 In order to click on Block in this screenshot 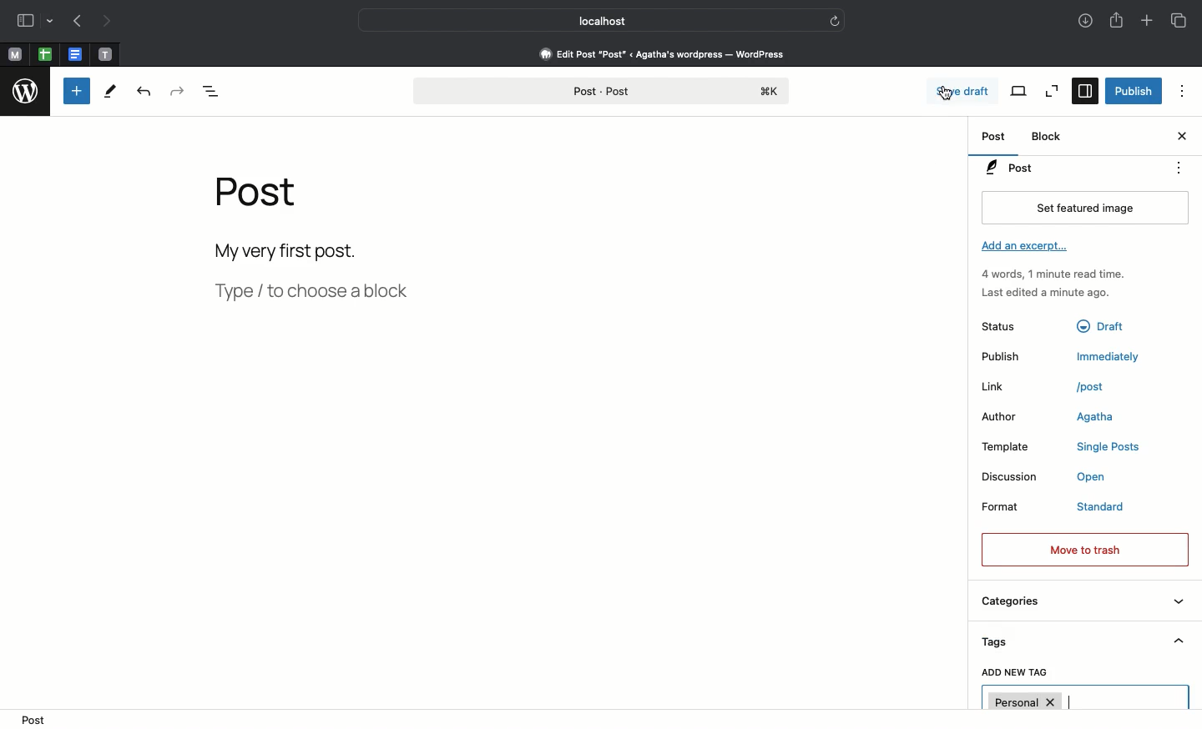, I will do `click(483, 292)`.